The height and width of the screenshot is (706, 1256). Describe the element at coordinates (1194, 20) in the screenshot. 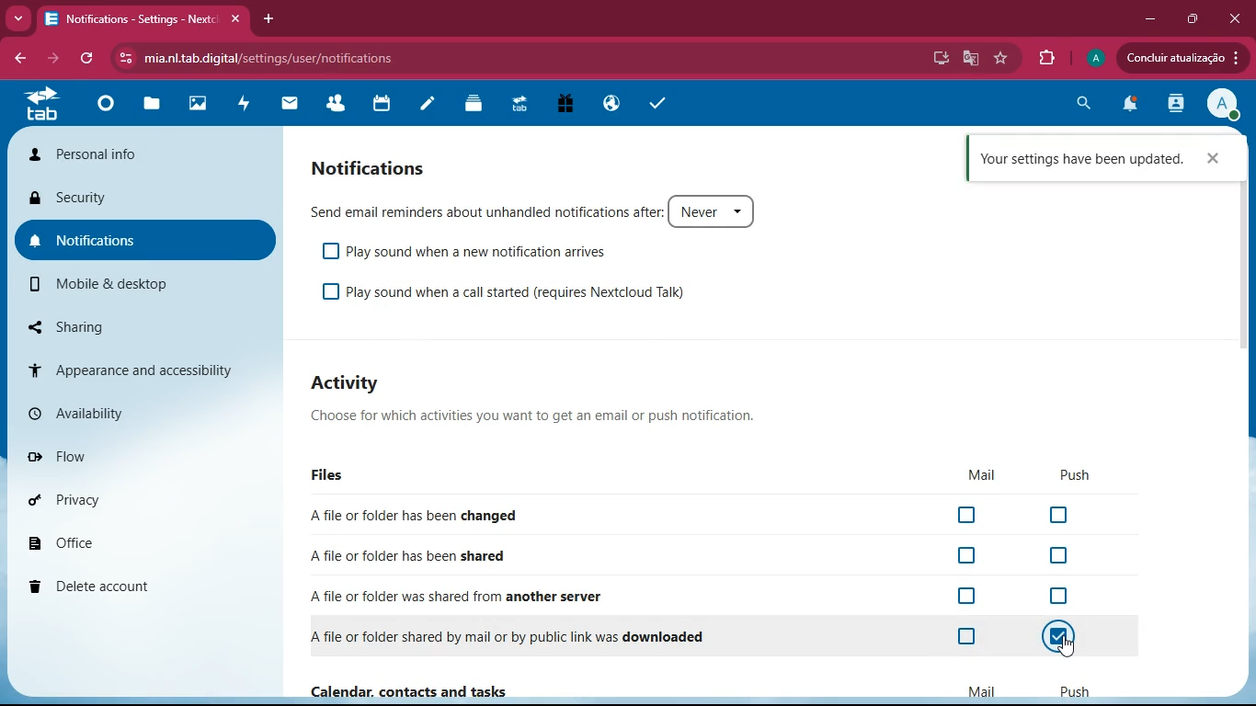

I see `maximize` at that location.